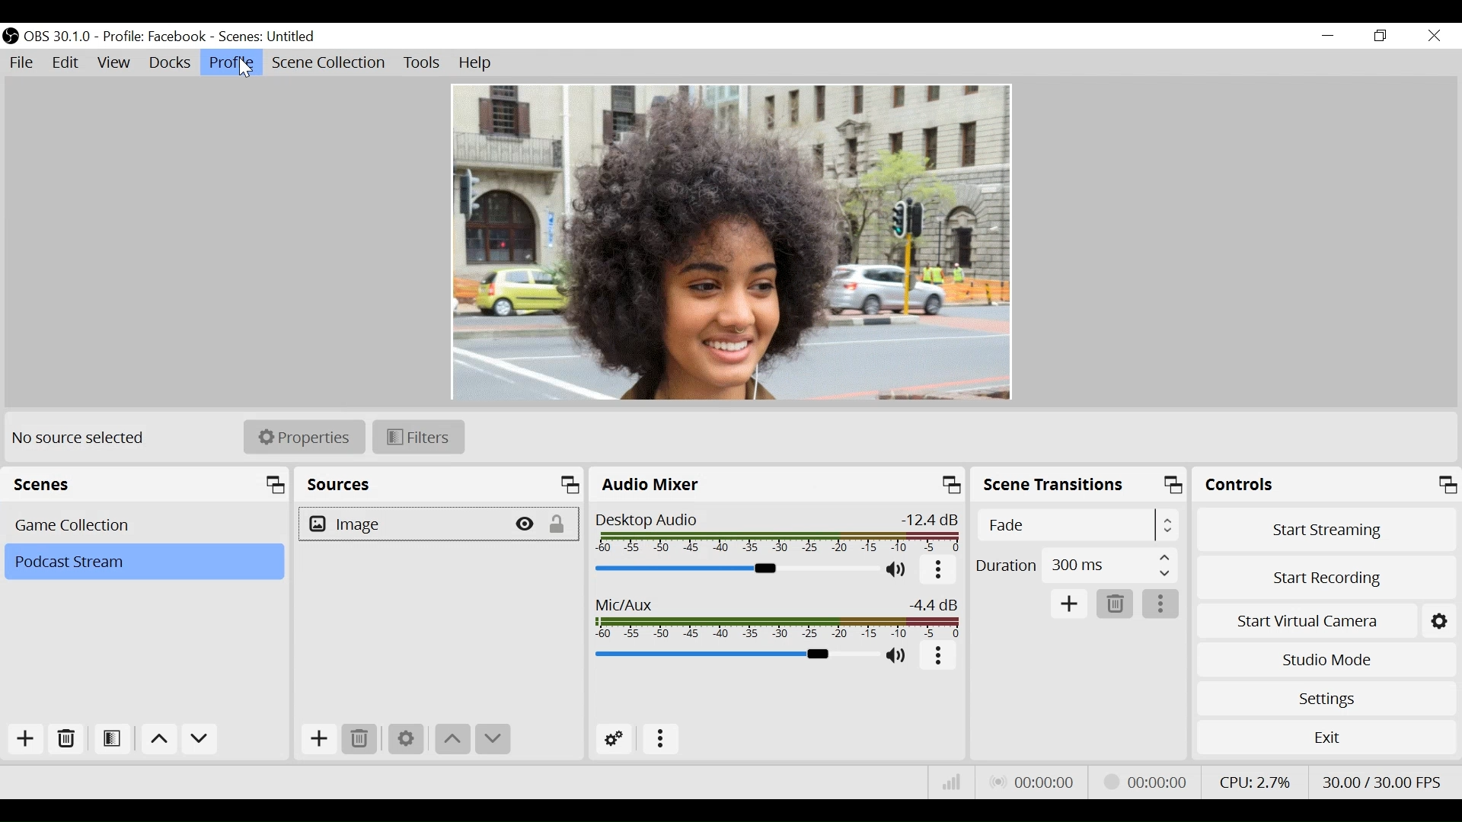 The image size is (1462, 822). I want to click on Controls, so click(1327, 485).